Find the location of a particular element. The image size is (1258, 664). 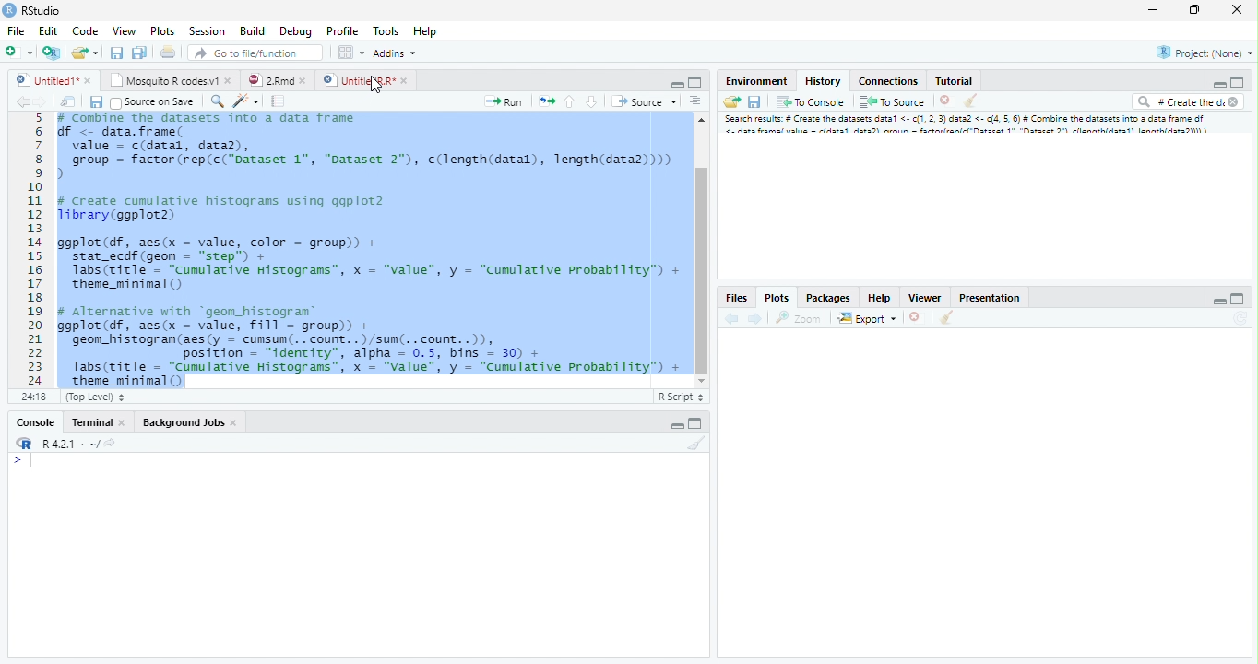

Connections is located at coordinates (889, 81).